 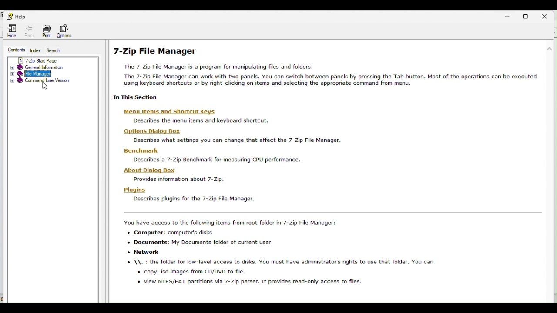 I want to click on options dialog box, so click(x=151, y=130).